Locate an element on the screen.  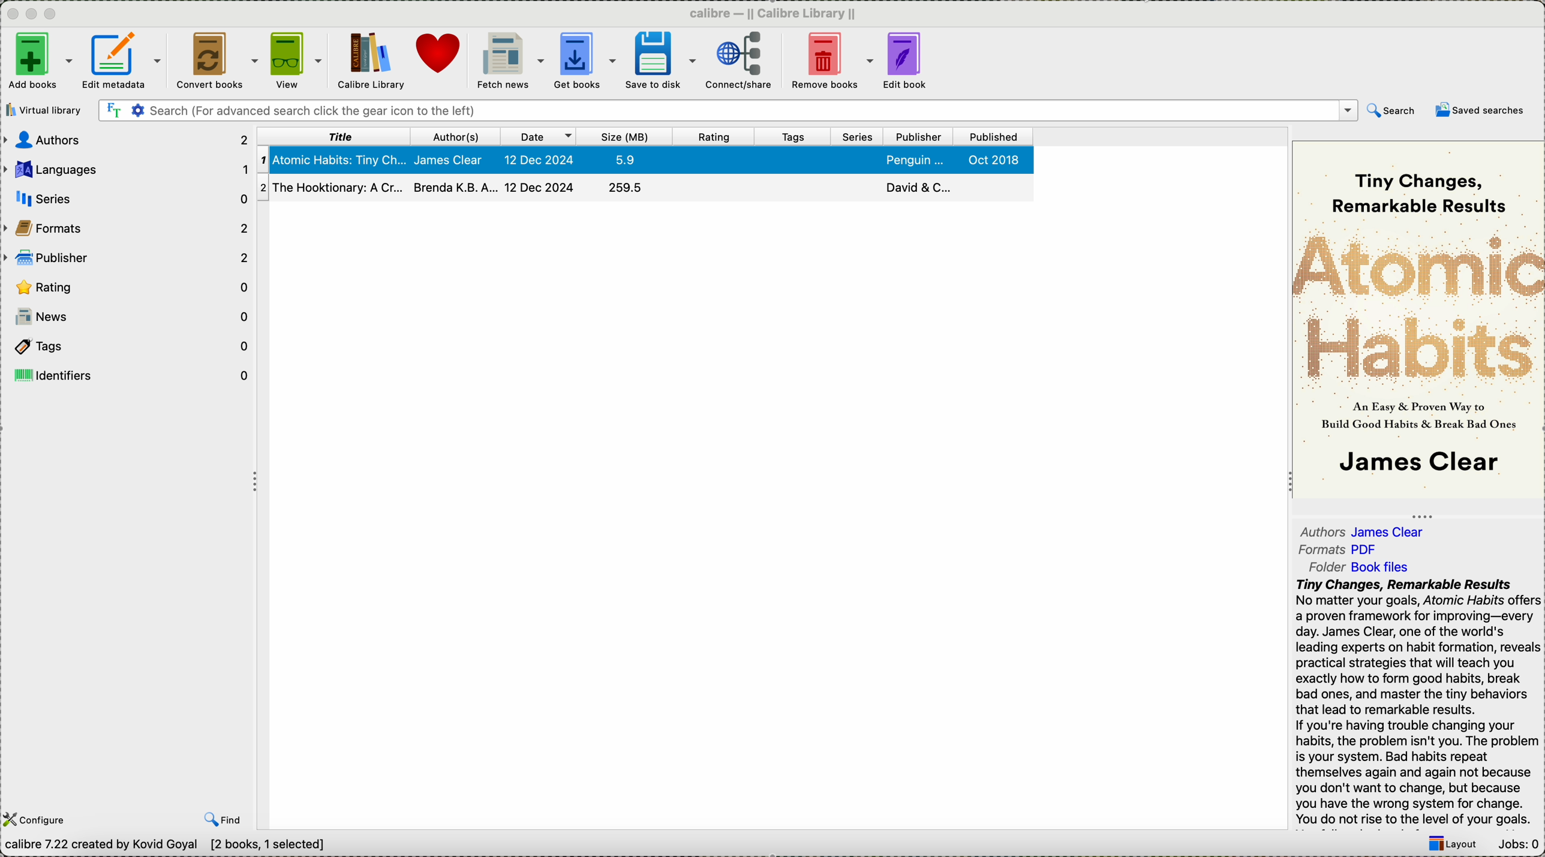
publisher is located at coordinates (127, 258).